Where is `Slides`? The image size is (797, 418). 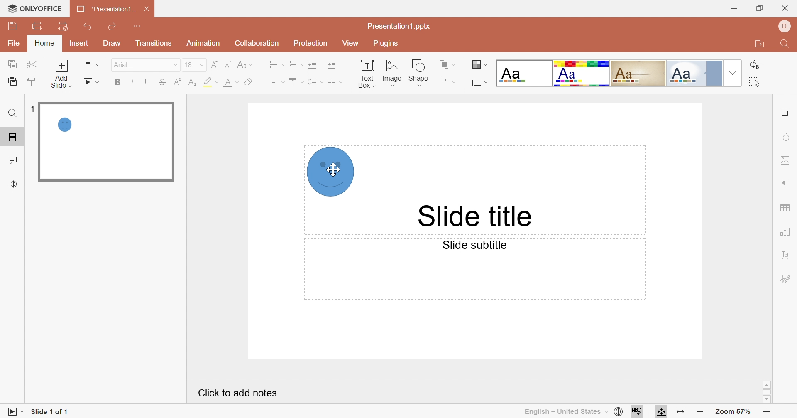
Slides is located at coordinates (14, 138).